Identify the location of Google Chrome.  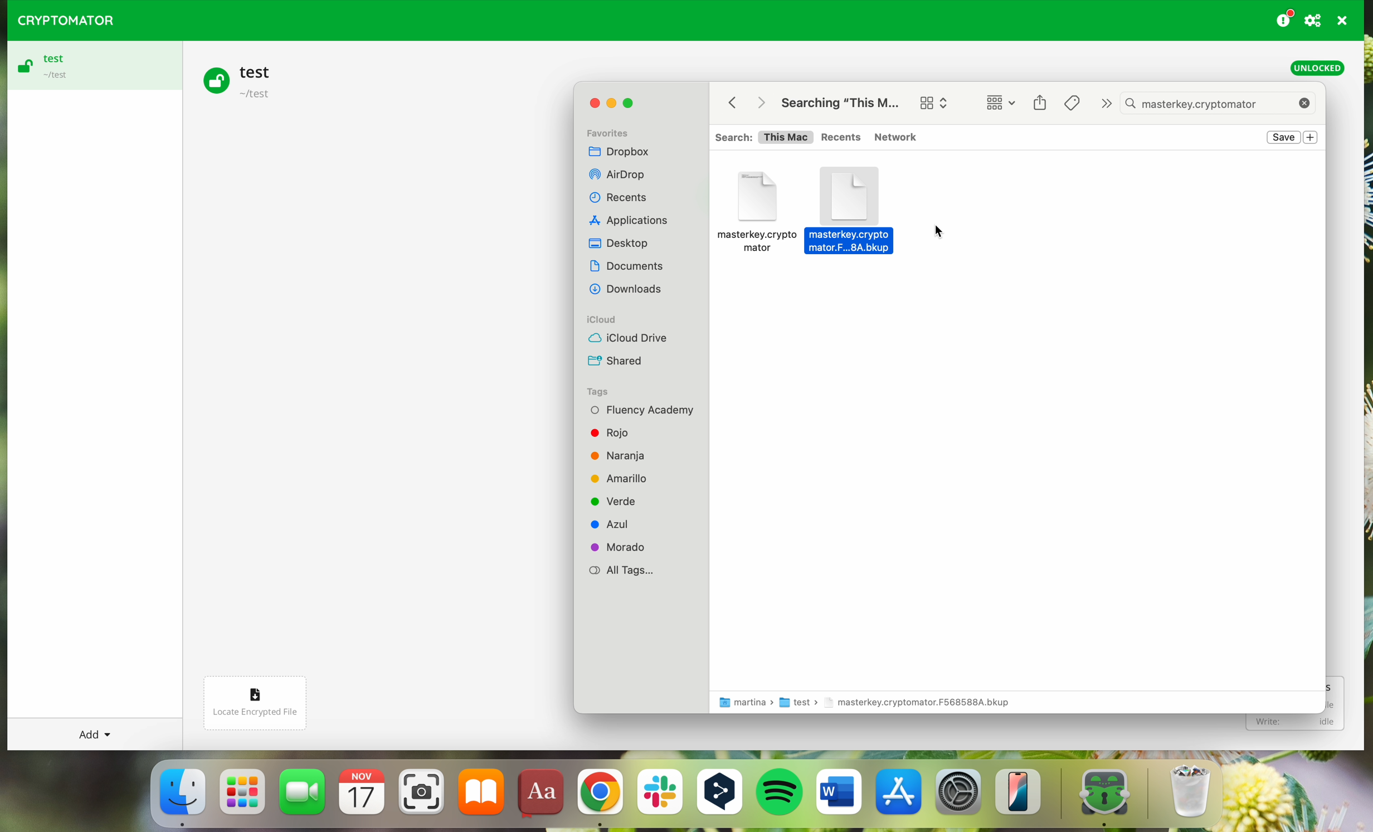
(599, 797).